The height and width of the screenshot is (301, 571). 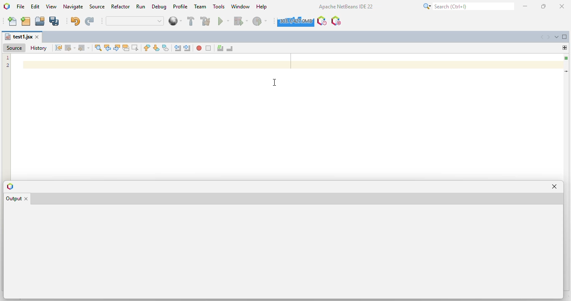 I want to click on web browser, so click(x=175, y=21).